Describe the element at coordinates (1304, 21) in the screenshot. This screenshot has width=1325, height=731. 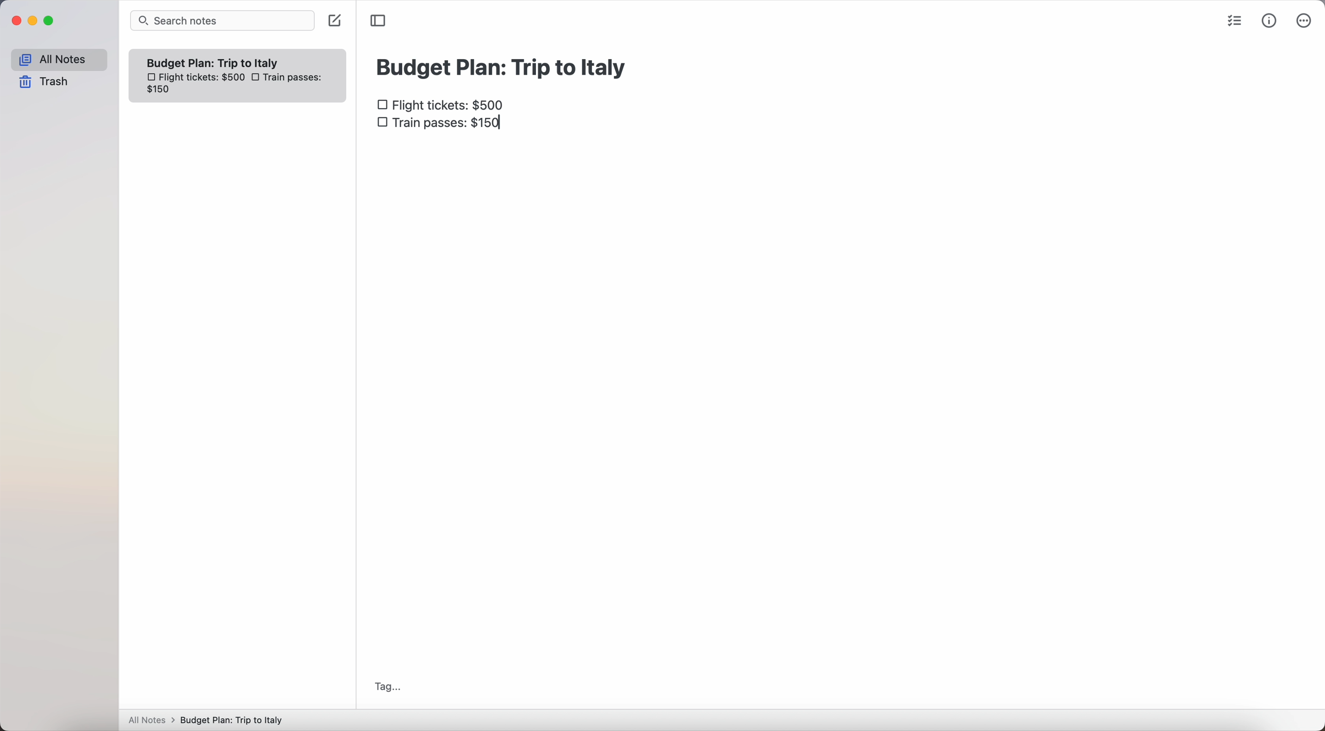
I see `more options` at that location.